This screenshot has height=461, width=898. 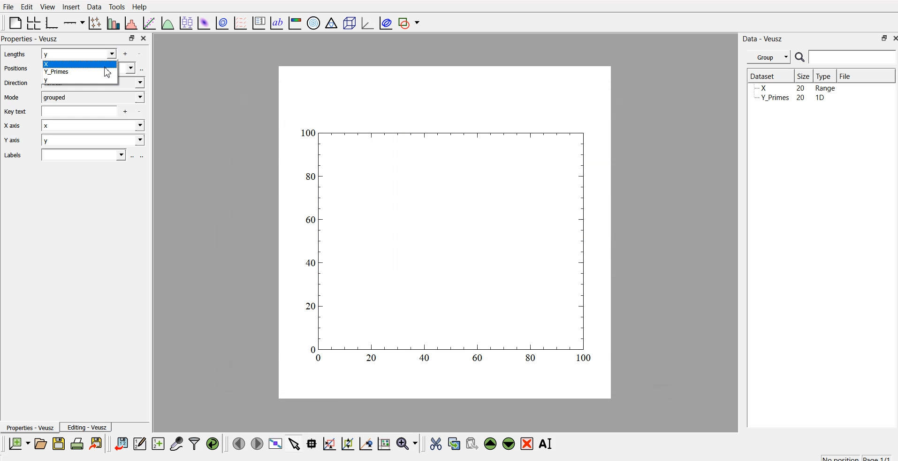 What do you see at coordinates (295, 24) in the screenshot?
I see `image color bar ` at bounding box center [295, 24].